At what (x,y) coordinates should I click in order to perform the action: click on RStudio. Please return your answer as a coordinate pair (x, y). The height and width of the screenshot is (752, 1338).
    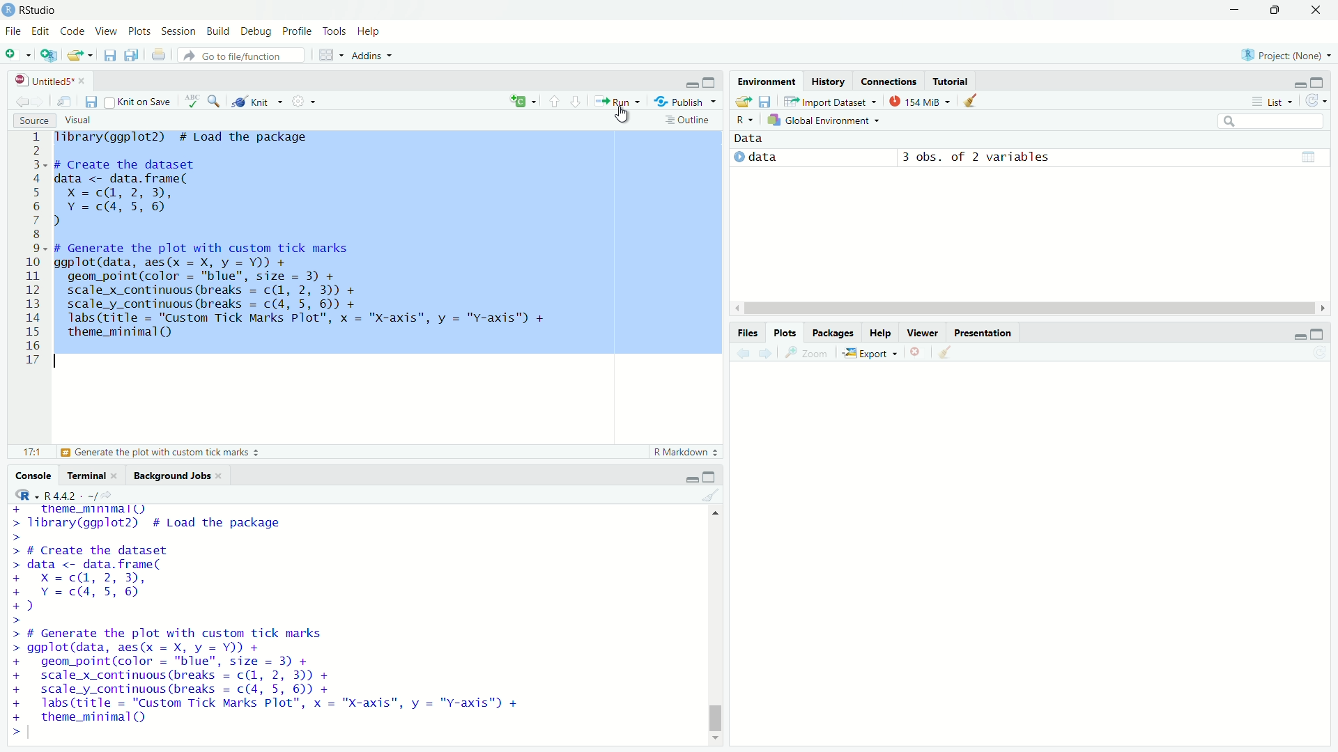
    Looking at the image, I should click on (40, 10).